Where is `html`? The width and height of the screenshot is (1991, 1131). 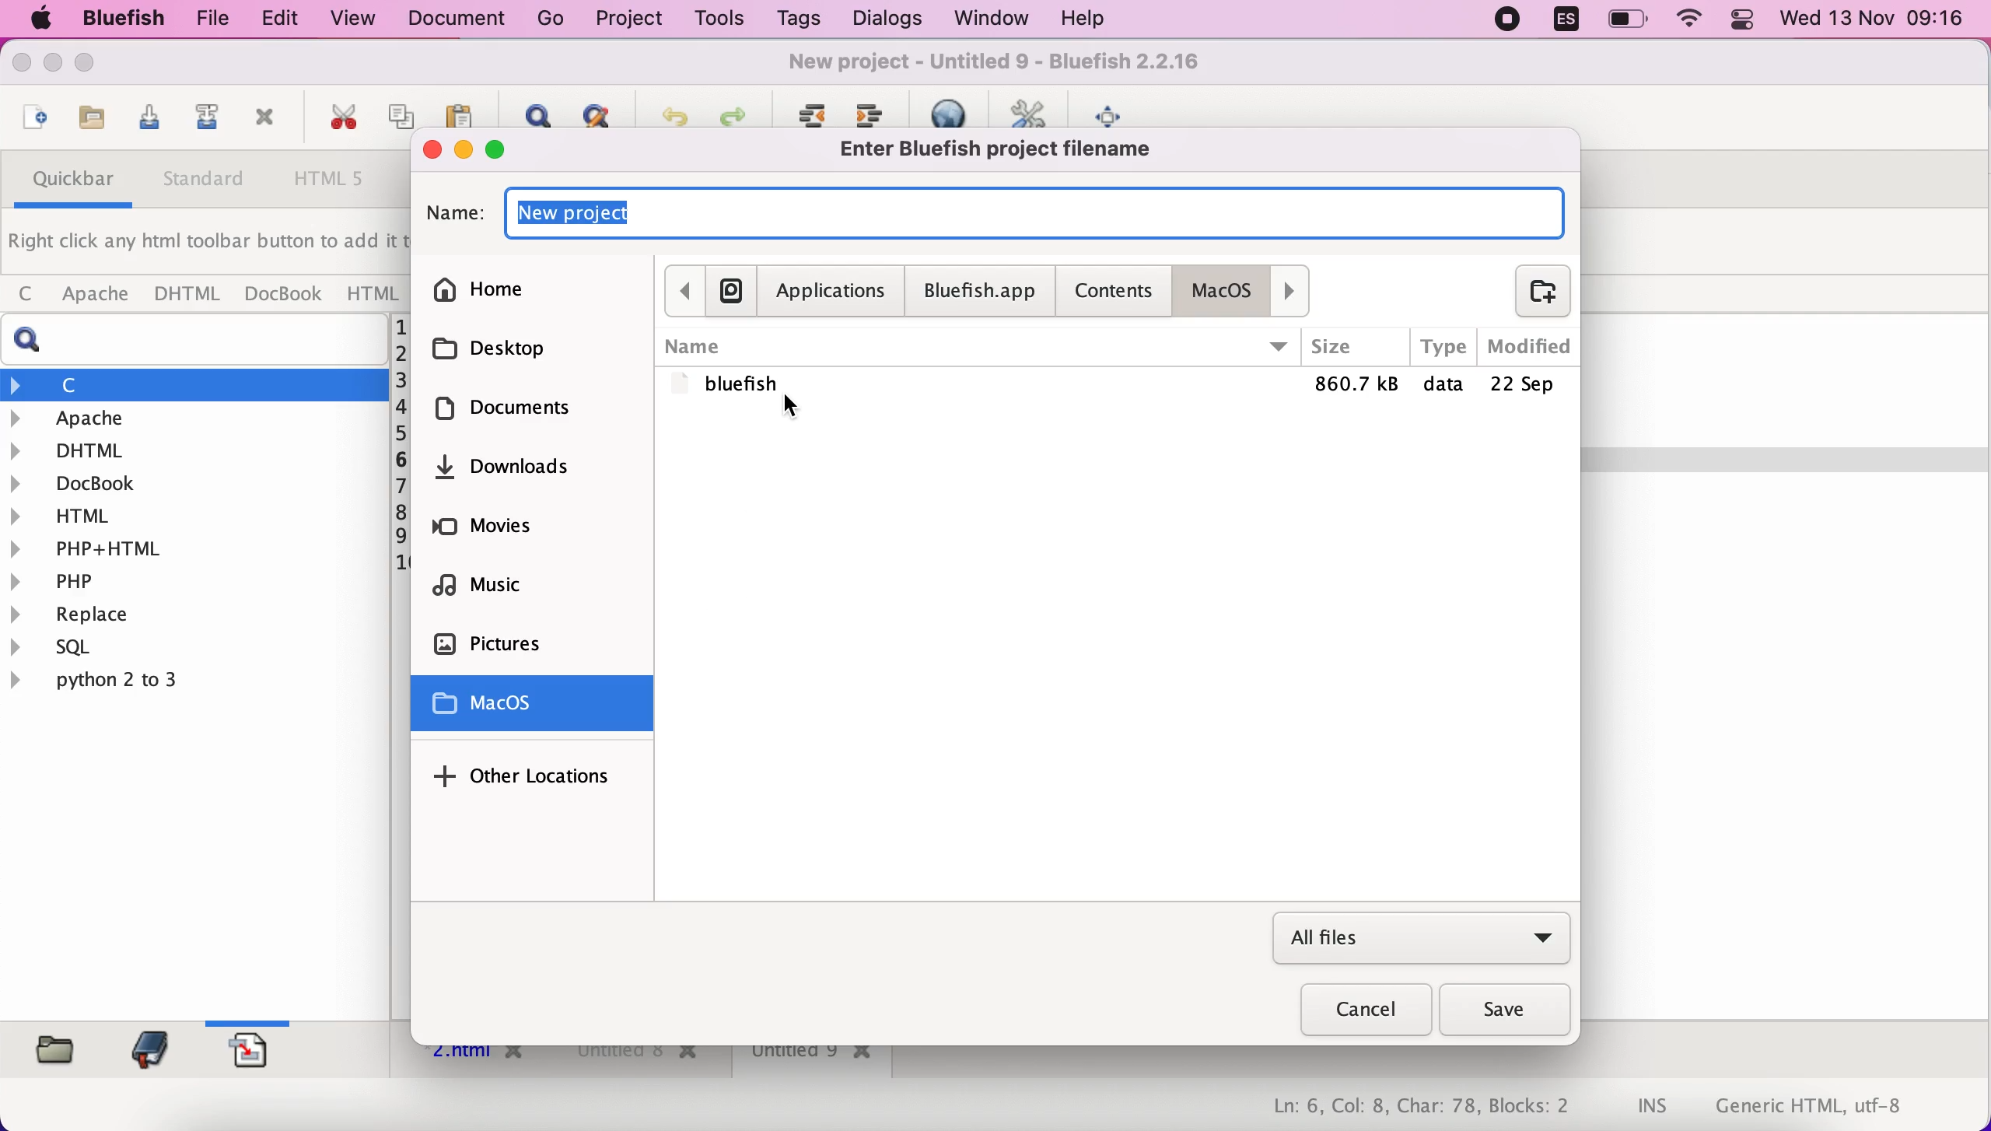
html is located at coordinates (195, 514).